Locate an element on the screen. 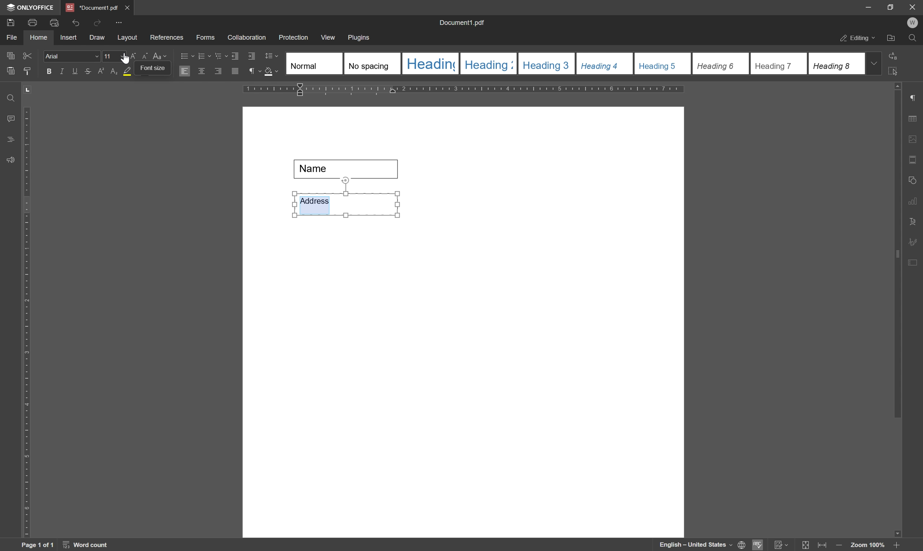  headings is located at coordinates (8, 140).